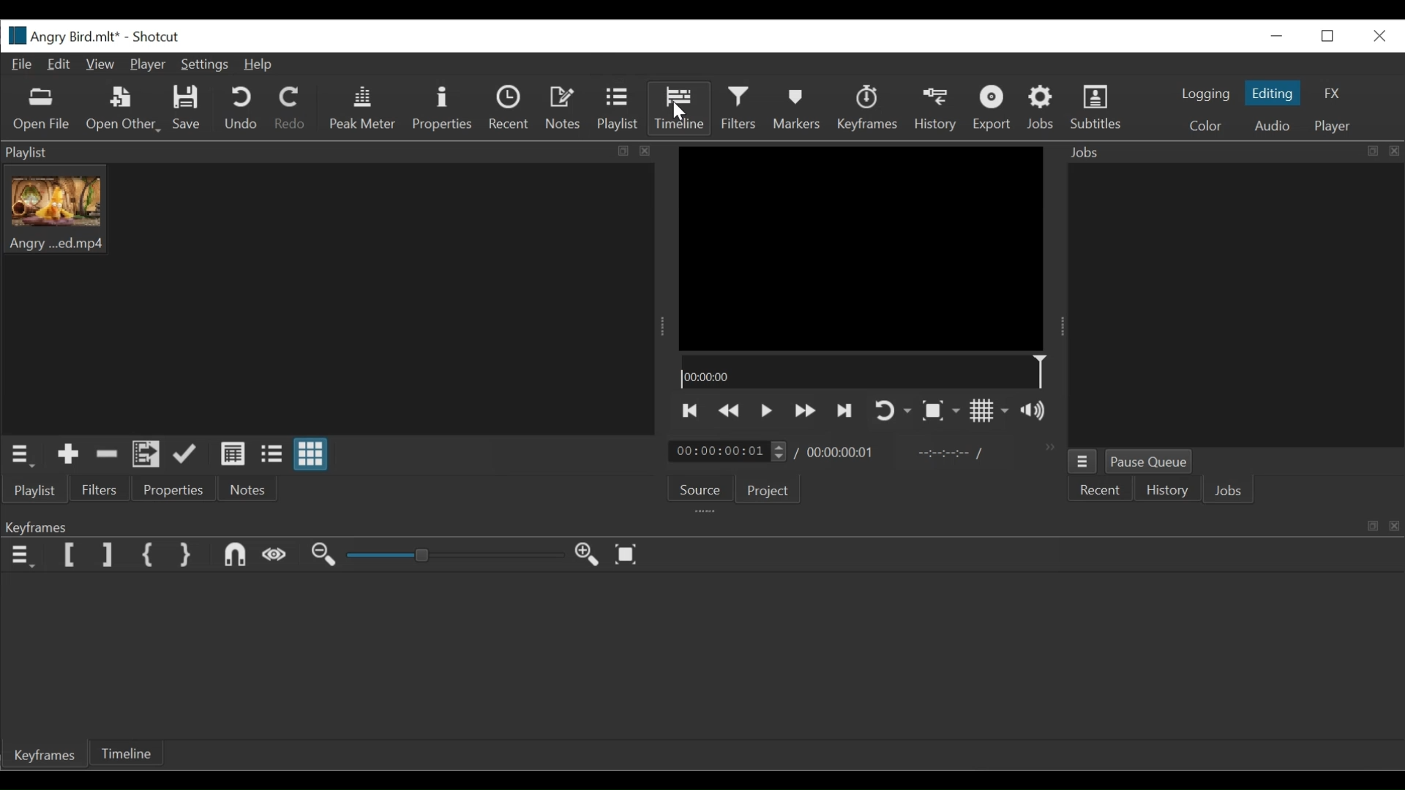  Describe the element at coordinates (690, 410) in the screenshot. I see `Skip to the previous point` at that location.